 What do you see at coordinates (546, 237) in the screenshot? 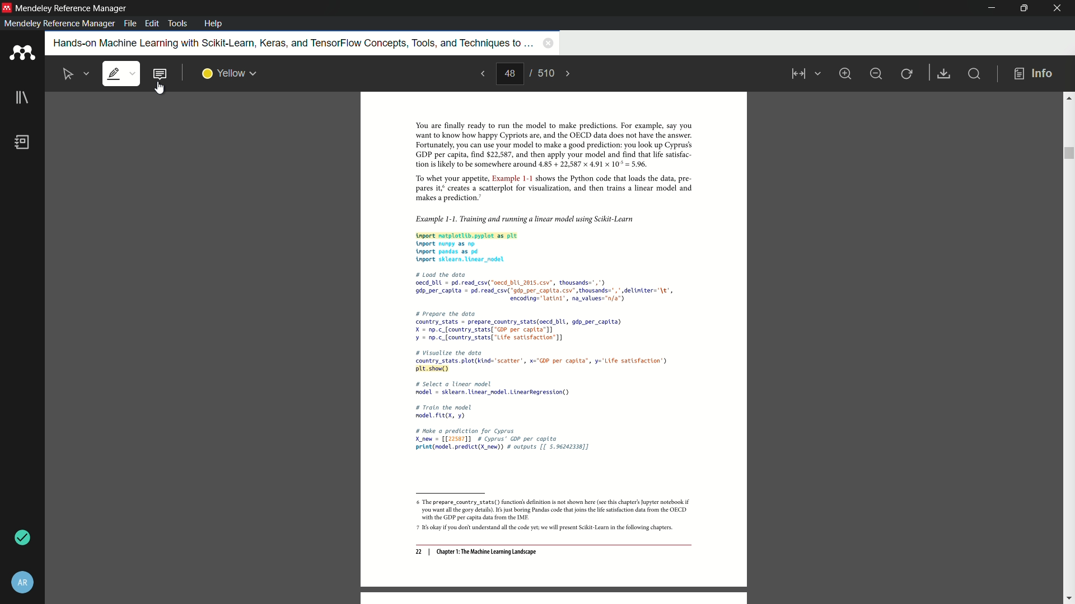
I see `Example 1-1. Training and running a linear model using Scikit-Learn
tnport matplotlib.pyplot as plt

nport nunpy as np.

tnport pandas as pd

tnport sklearn. Linear_nodel` at bounding box center [546, 237].